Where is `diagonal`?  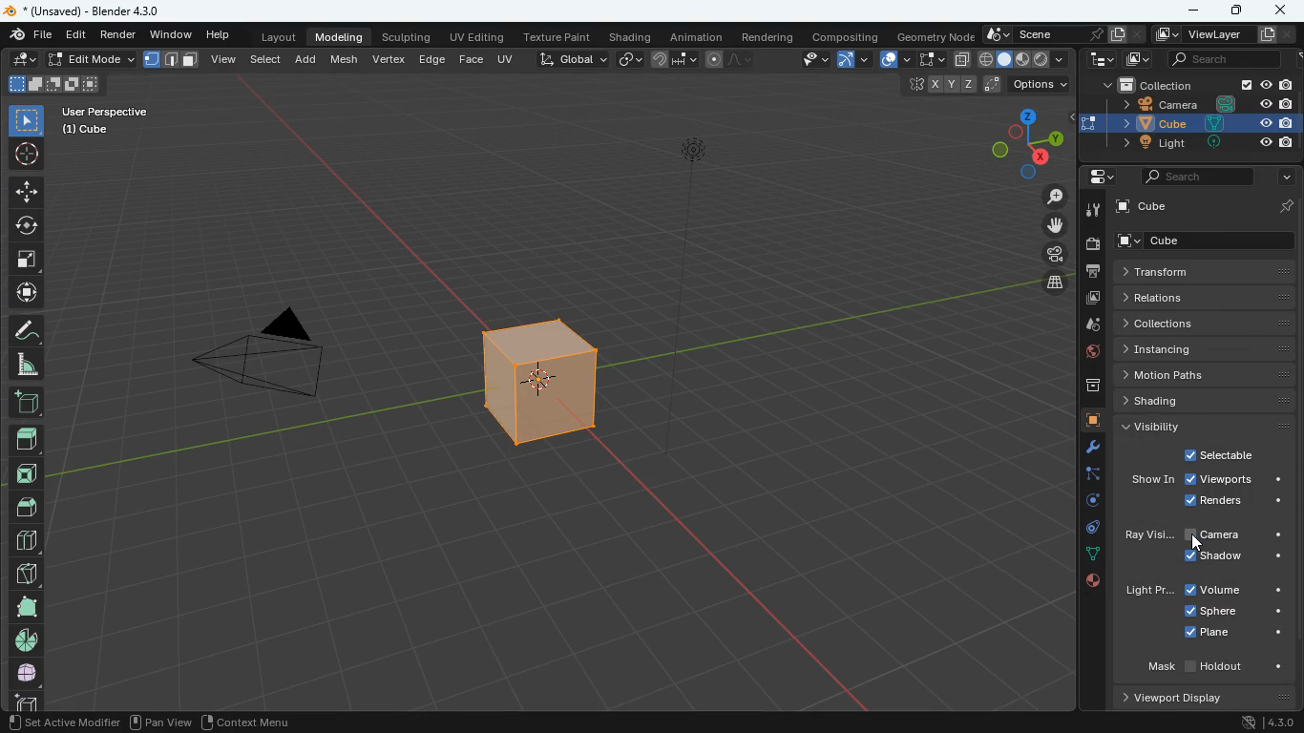
diagonal is located at coordinates (23, 575).